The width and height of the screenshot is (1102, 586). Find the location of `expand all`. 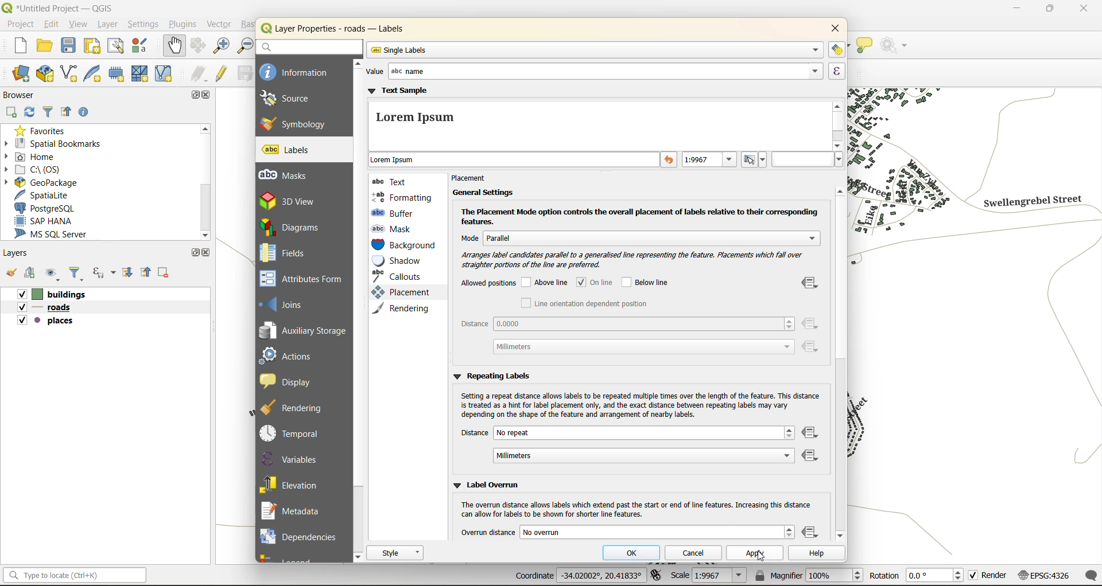

expand all is located at coordinates (125, 274).